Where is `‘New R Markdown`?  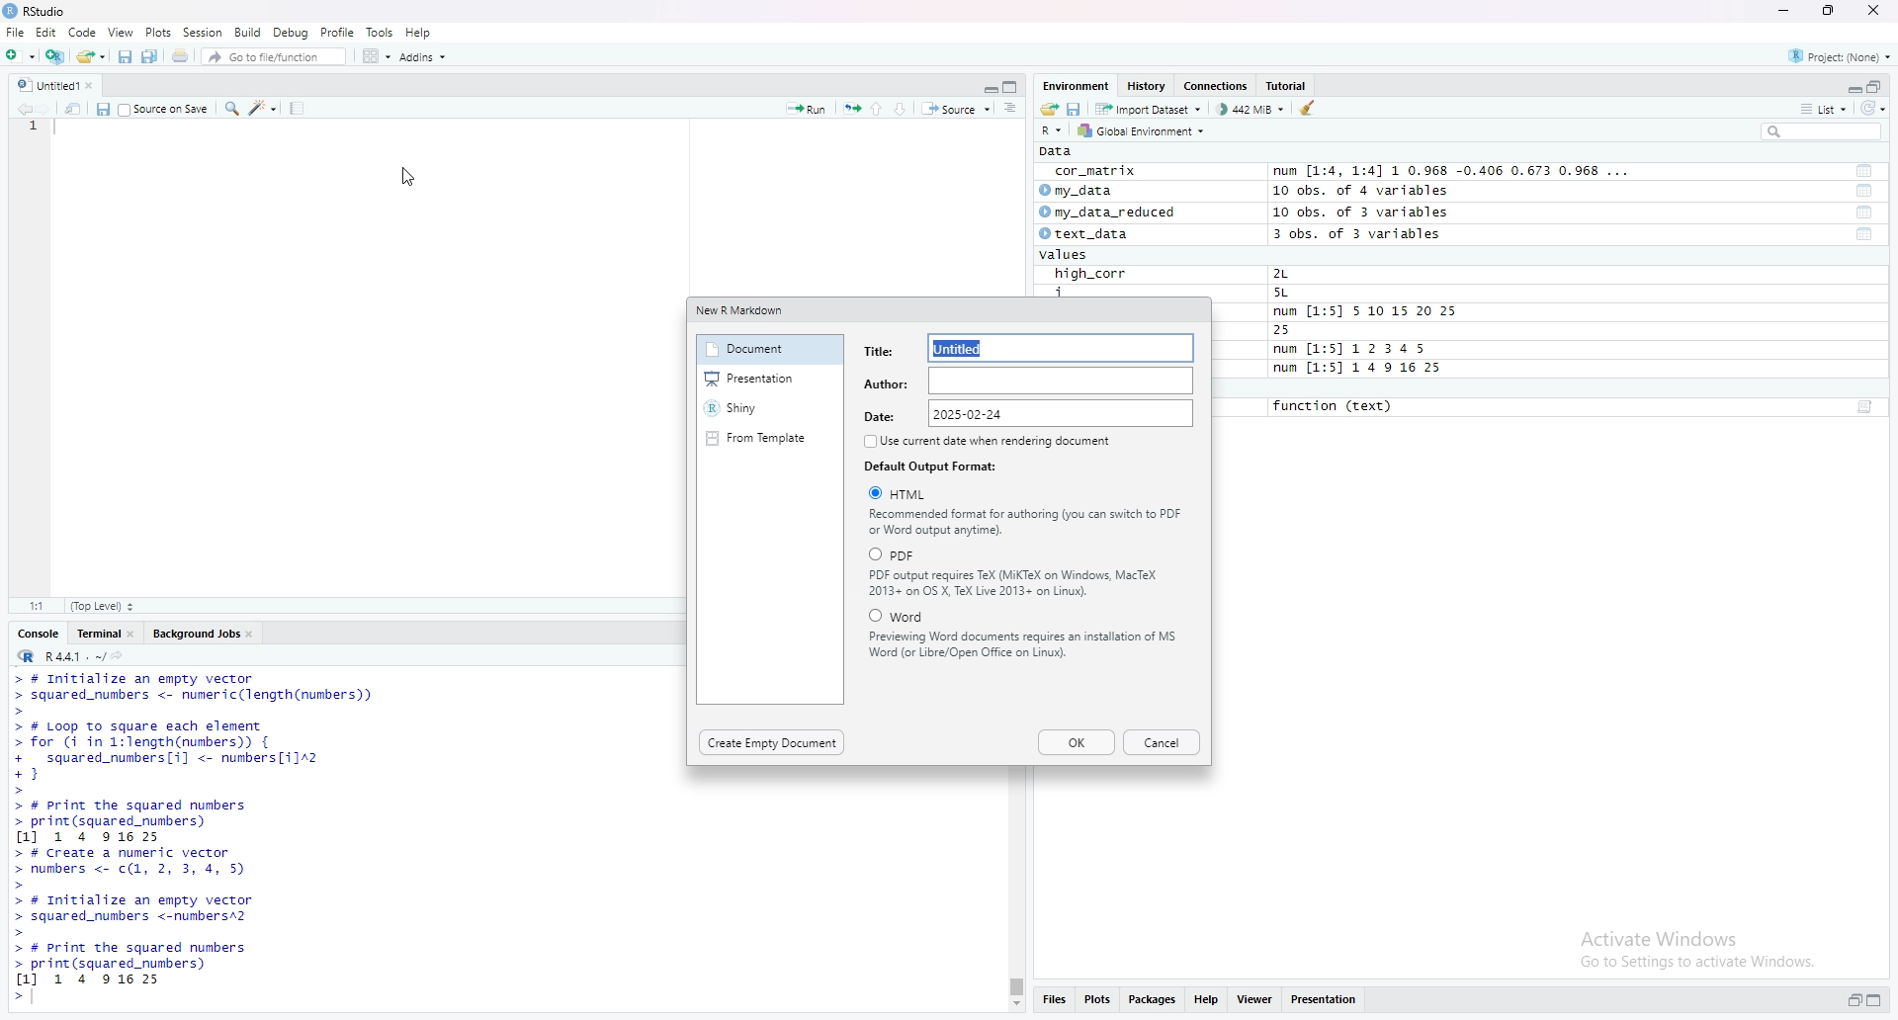
‘New R Markdown is located at coordinates (739, 311).